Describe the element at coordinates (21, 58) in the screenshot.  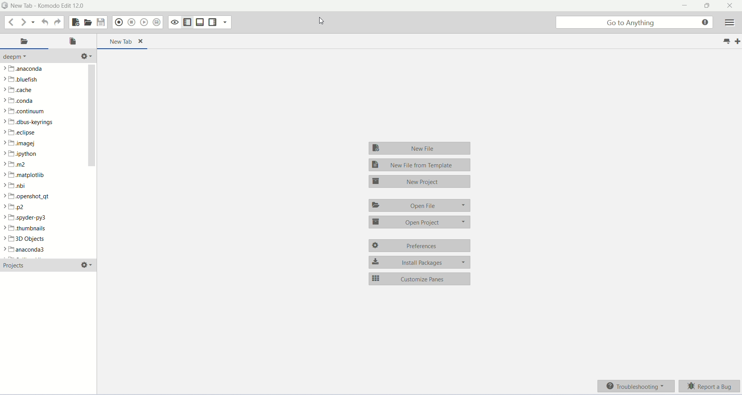
I see `deepm` at that location.